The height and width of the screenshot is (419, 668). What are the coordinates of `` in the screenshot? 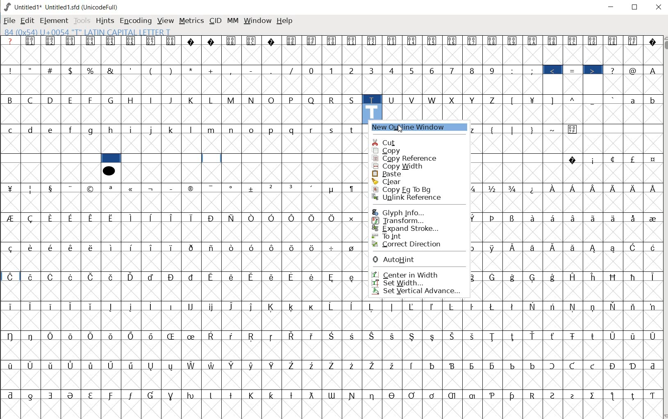 It's located at (172, 365).